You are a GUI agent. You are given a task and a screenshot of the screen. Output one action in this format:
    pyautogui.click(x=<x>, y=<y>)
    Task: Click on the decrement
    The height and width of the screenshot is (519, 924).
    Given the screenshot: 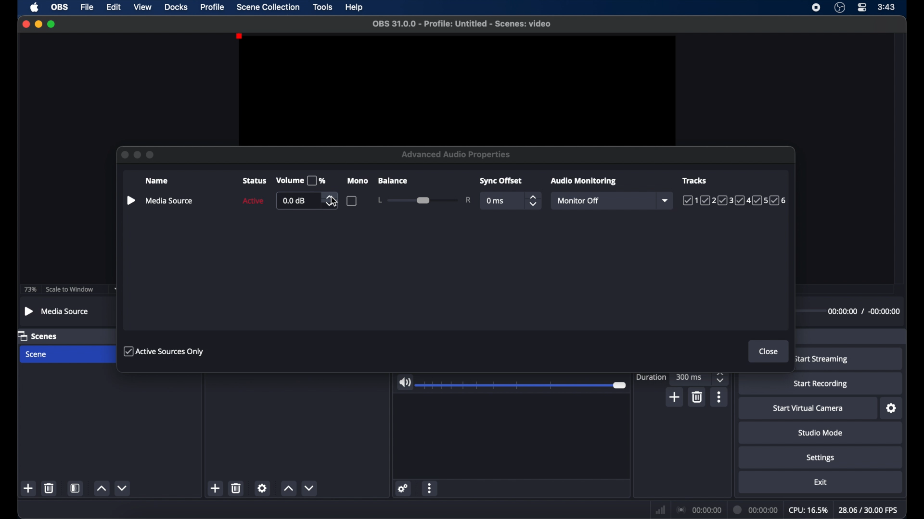 What is the action you would take?
    pyautogui.click(x=123, y=488)
    